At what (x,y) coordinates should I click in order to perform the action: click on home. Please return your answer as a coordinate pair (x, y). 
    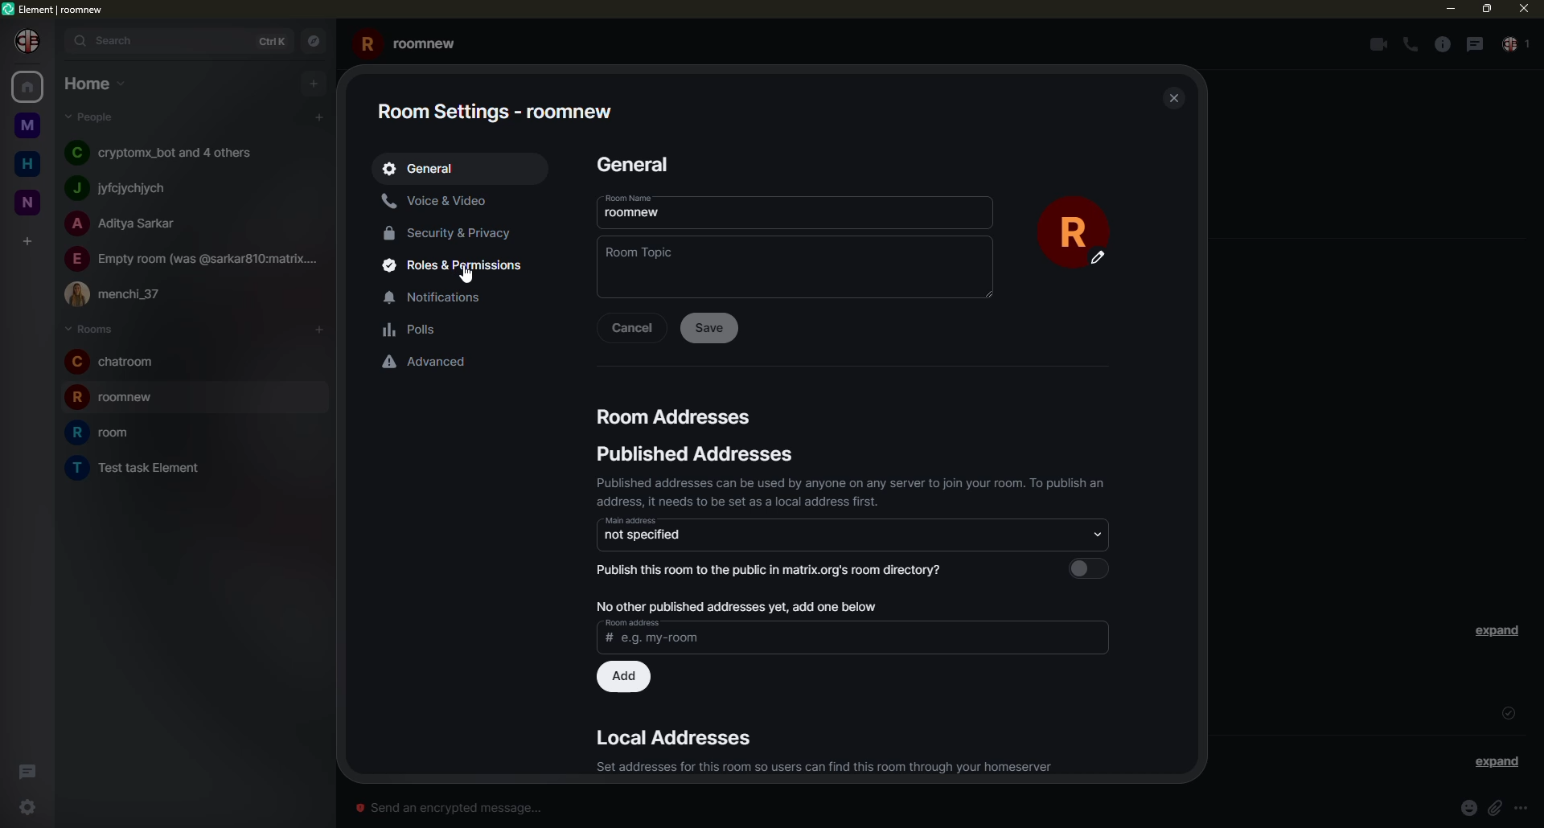
    Looking at the image, I should click on (26, 88).